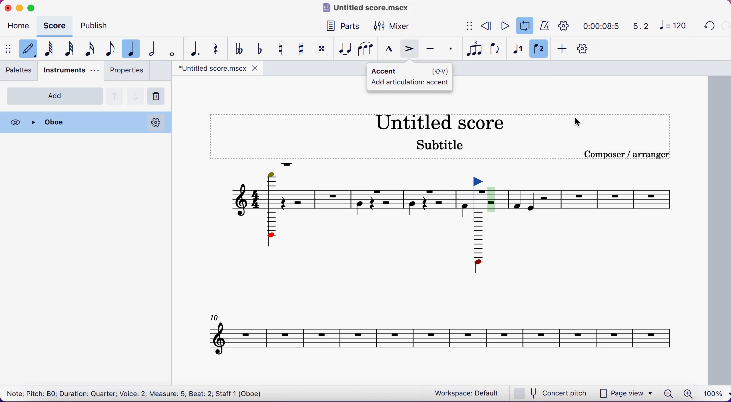 This screenshot has width=731, height=402. What do you see at coordinates (600, 26) in the screenshot?
I see `time` at bounding box center [600, 26].